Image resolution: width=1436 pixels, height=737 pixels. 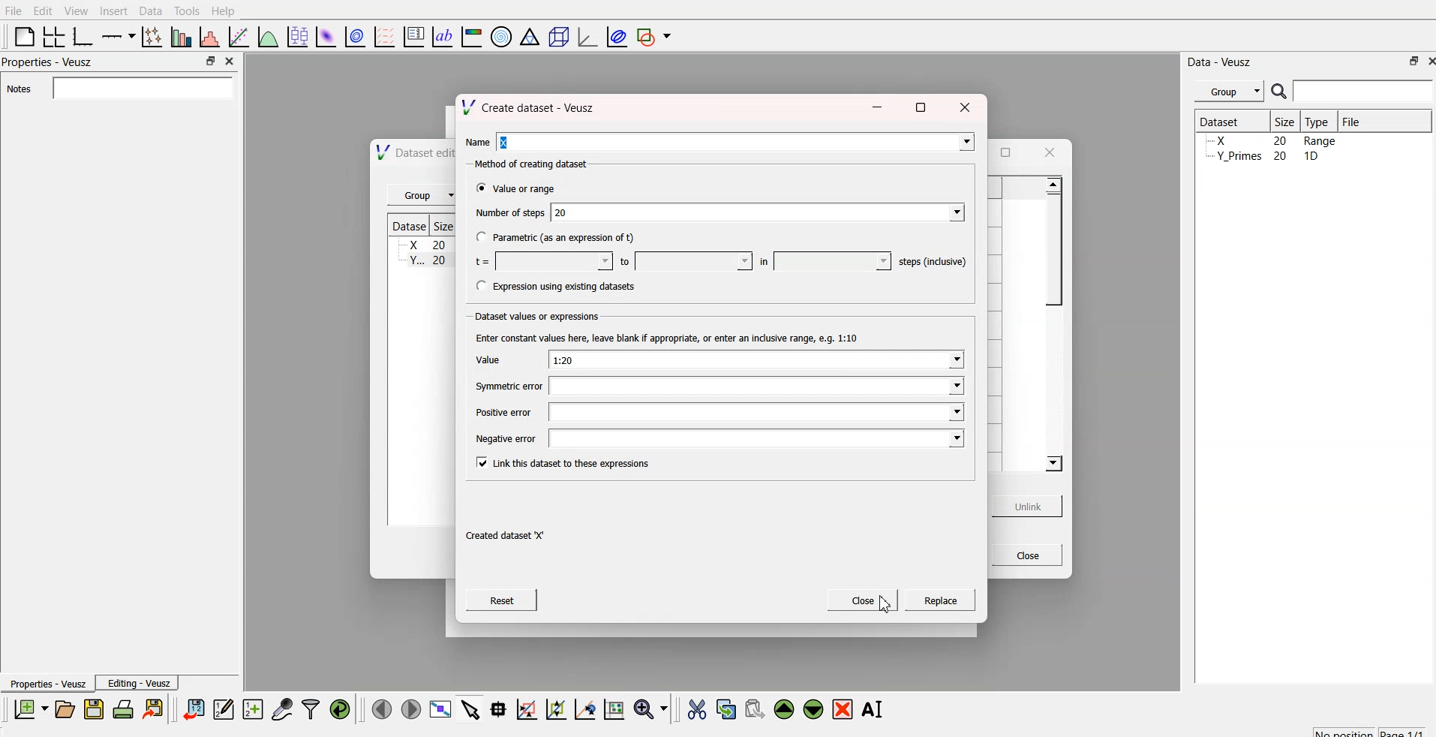 What do you see at coordinates (583, 708) in the screenshot?
I see `zoom out graph axes` at bounding box center [583, 708].